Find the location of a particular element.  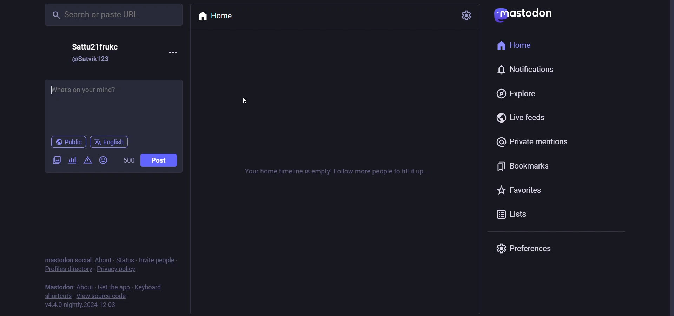

invite people is located at coordinates (158, 260).